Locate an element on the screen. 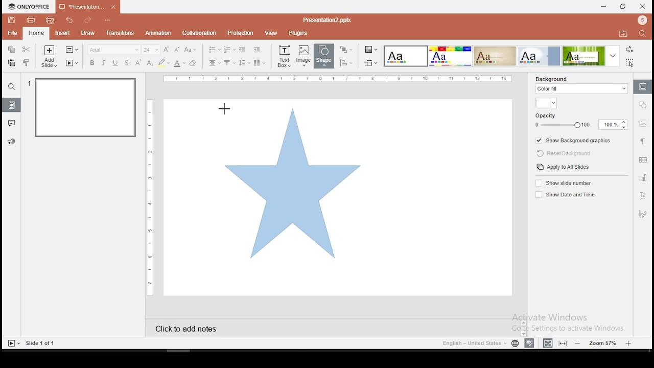 Image resolution: width=654 pixels, height=368 pixels. columns is located at coordinates (259, 62).